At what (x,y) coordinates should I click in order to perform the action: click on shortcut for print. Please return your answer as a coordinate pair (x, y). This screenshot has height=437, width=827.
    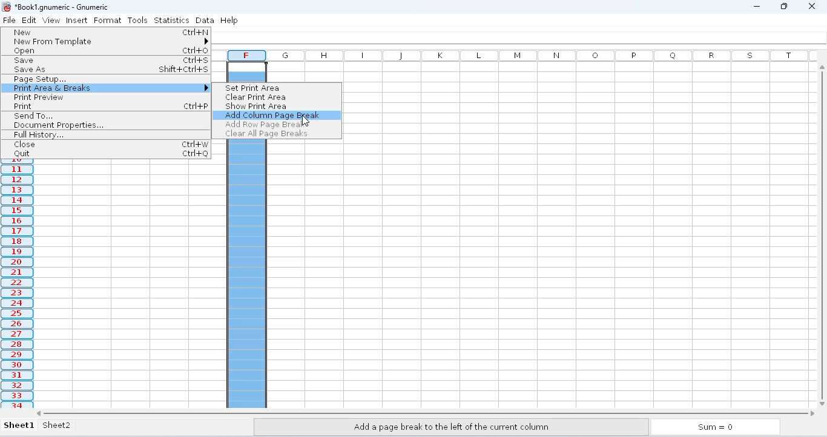
    Looking at the image, I should click on (196, 106).